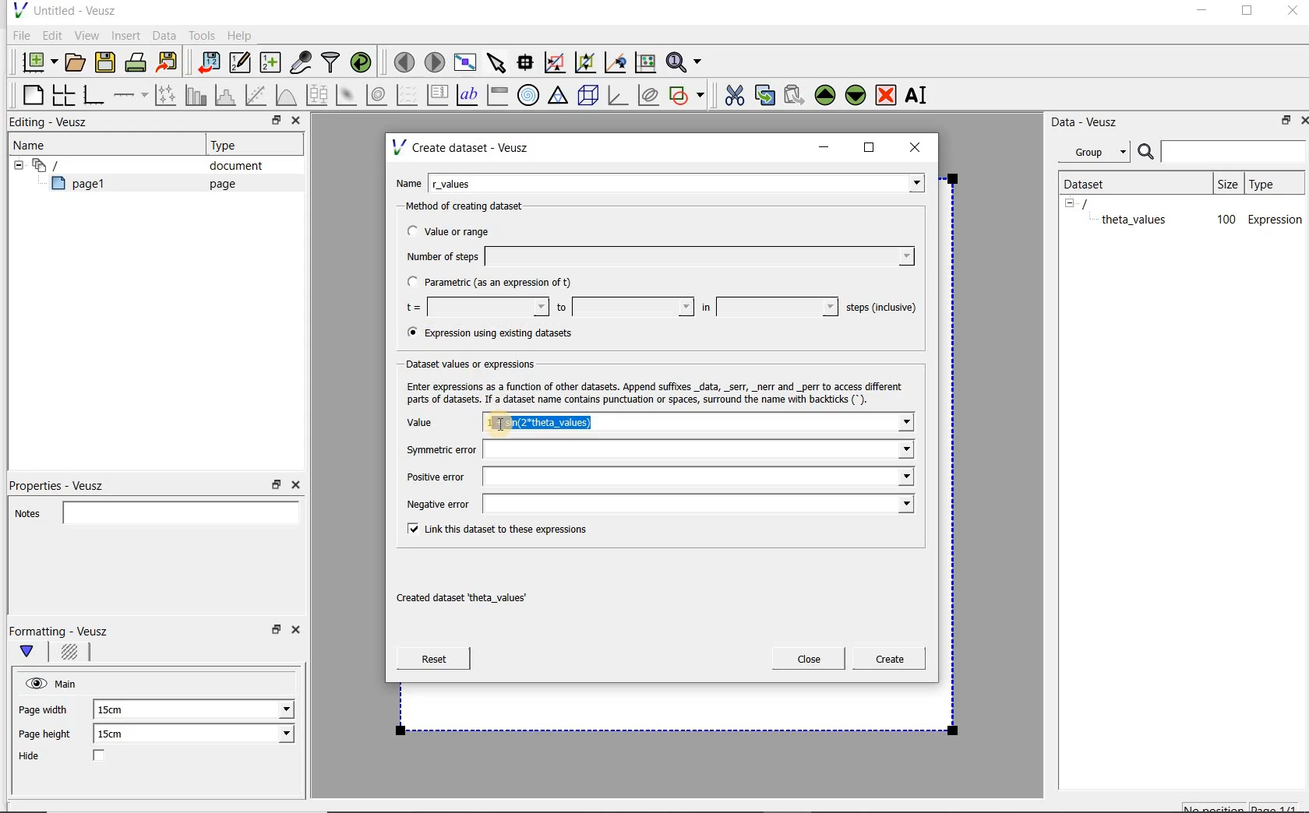  Describe the element at coordinates (767, 307) in the screenshot. I see `in ` at that location.